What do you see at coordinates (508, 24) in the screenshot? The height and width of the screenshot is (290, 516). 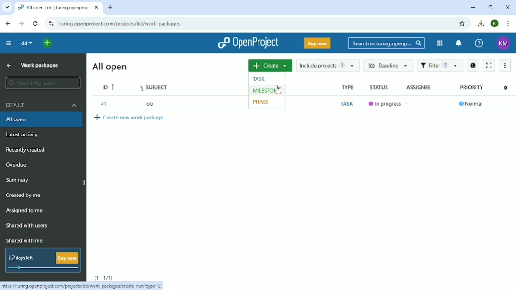 I see `Customize and control google chrome` at bounding box center [508, 24].